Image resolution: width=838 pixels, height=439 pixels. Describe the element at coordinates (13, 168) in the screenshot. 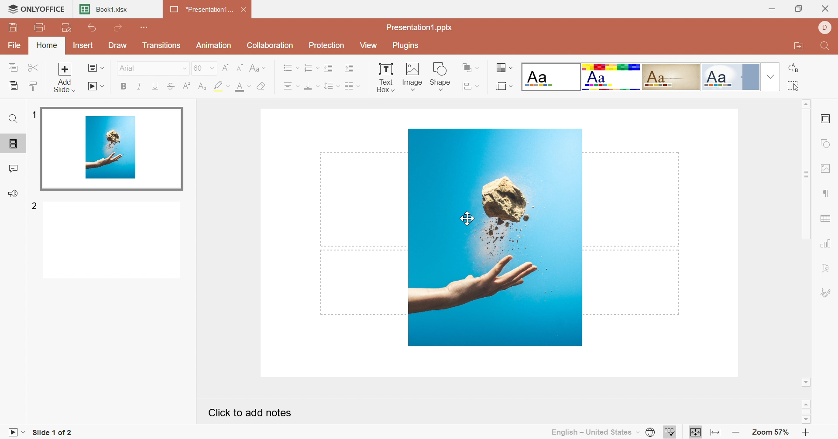

I see `Comments` at that location.